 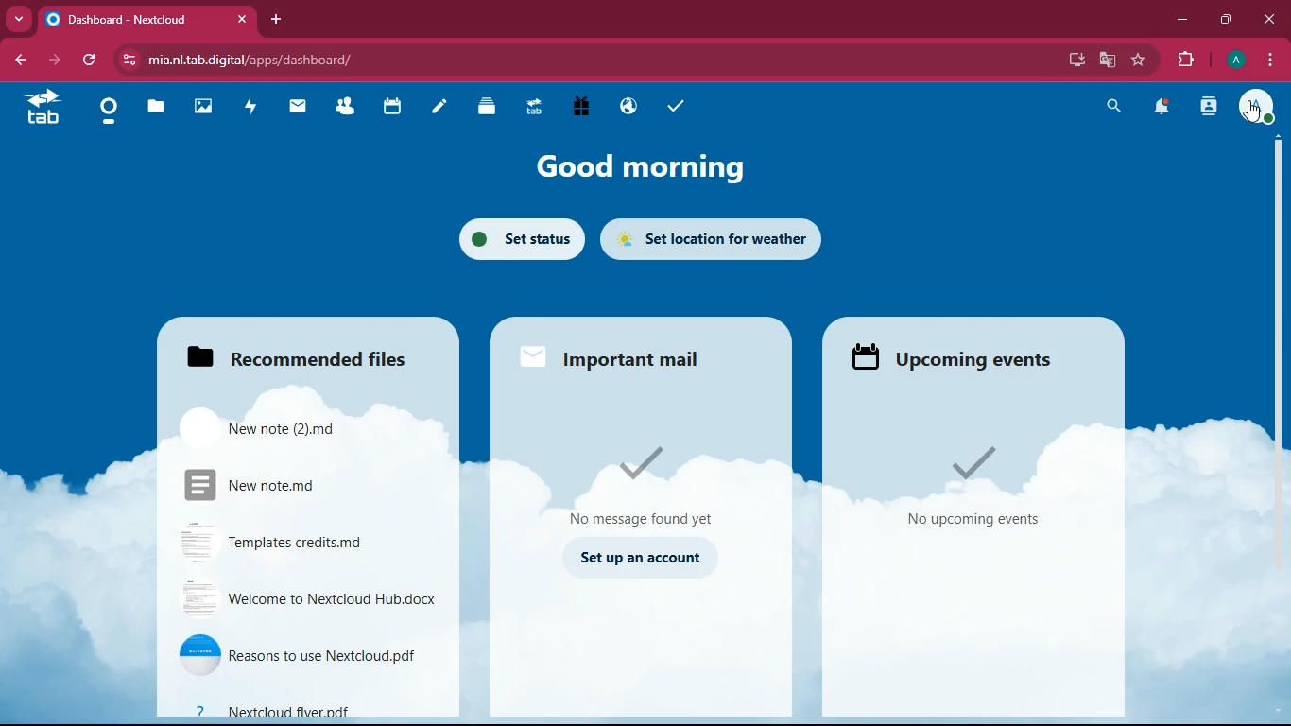 What do you see at coordinates (948, 356) in the screenshot?
I see `events` at bounding box center [948, 356].